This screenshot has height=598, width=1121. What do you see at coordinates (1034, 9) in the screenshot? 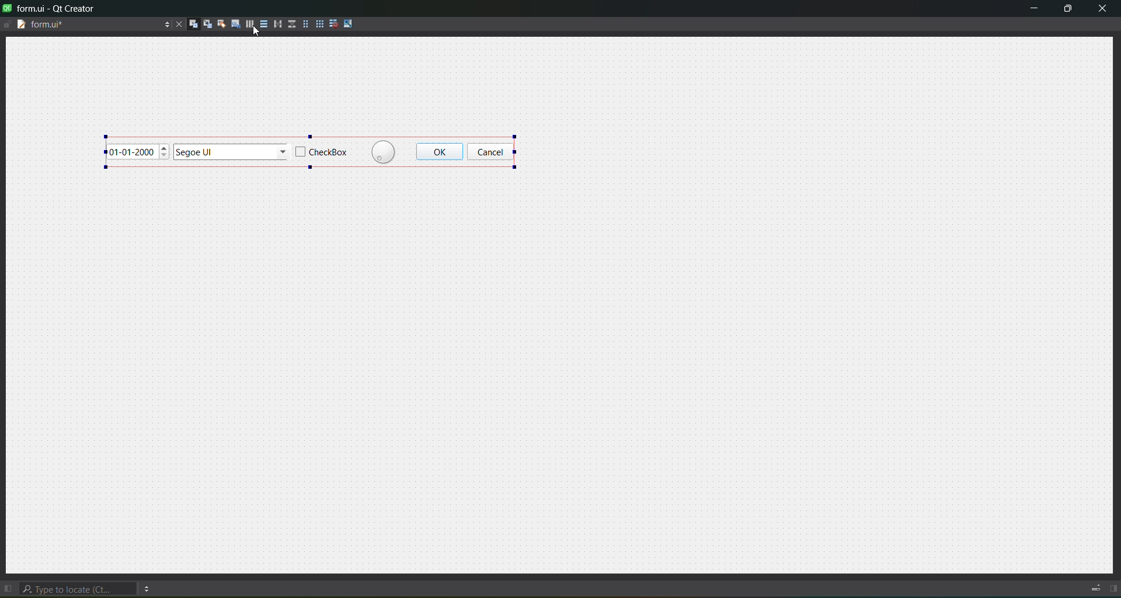
I see `minimize` at bounding box center [1034, 9].